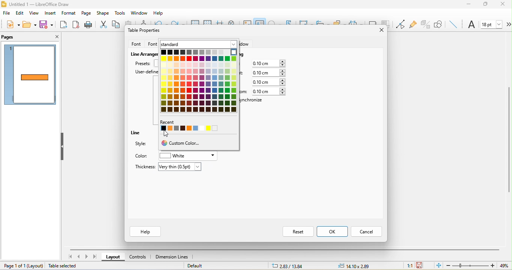  What do you see at coordinates (332, 231) in the screenshot?
I see `ok` at bounding box center [332, 231].